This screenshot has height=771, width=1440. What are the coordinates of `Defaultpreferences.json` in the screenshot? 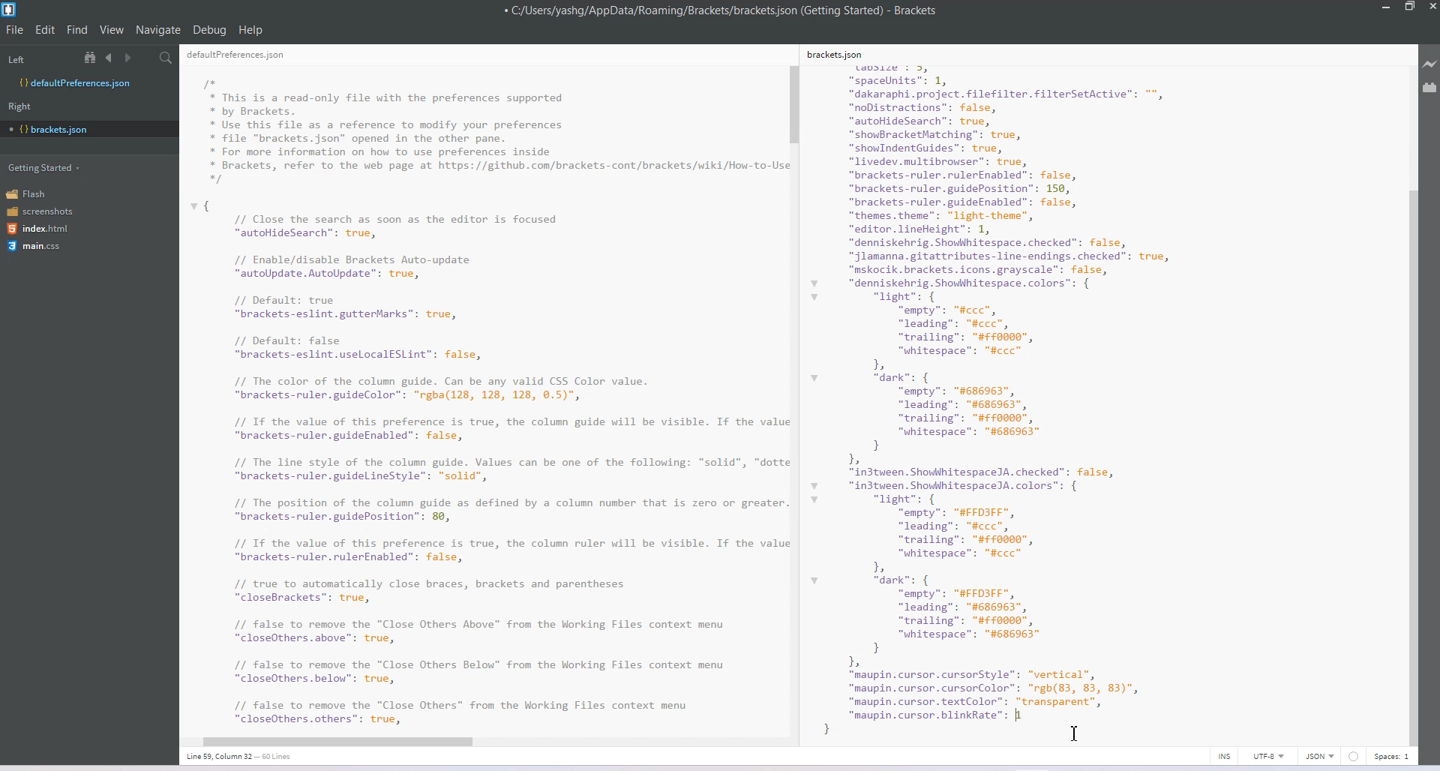 It's located at (88, 83).